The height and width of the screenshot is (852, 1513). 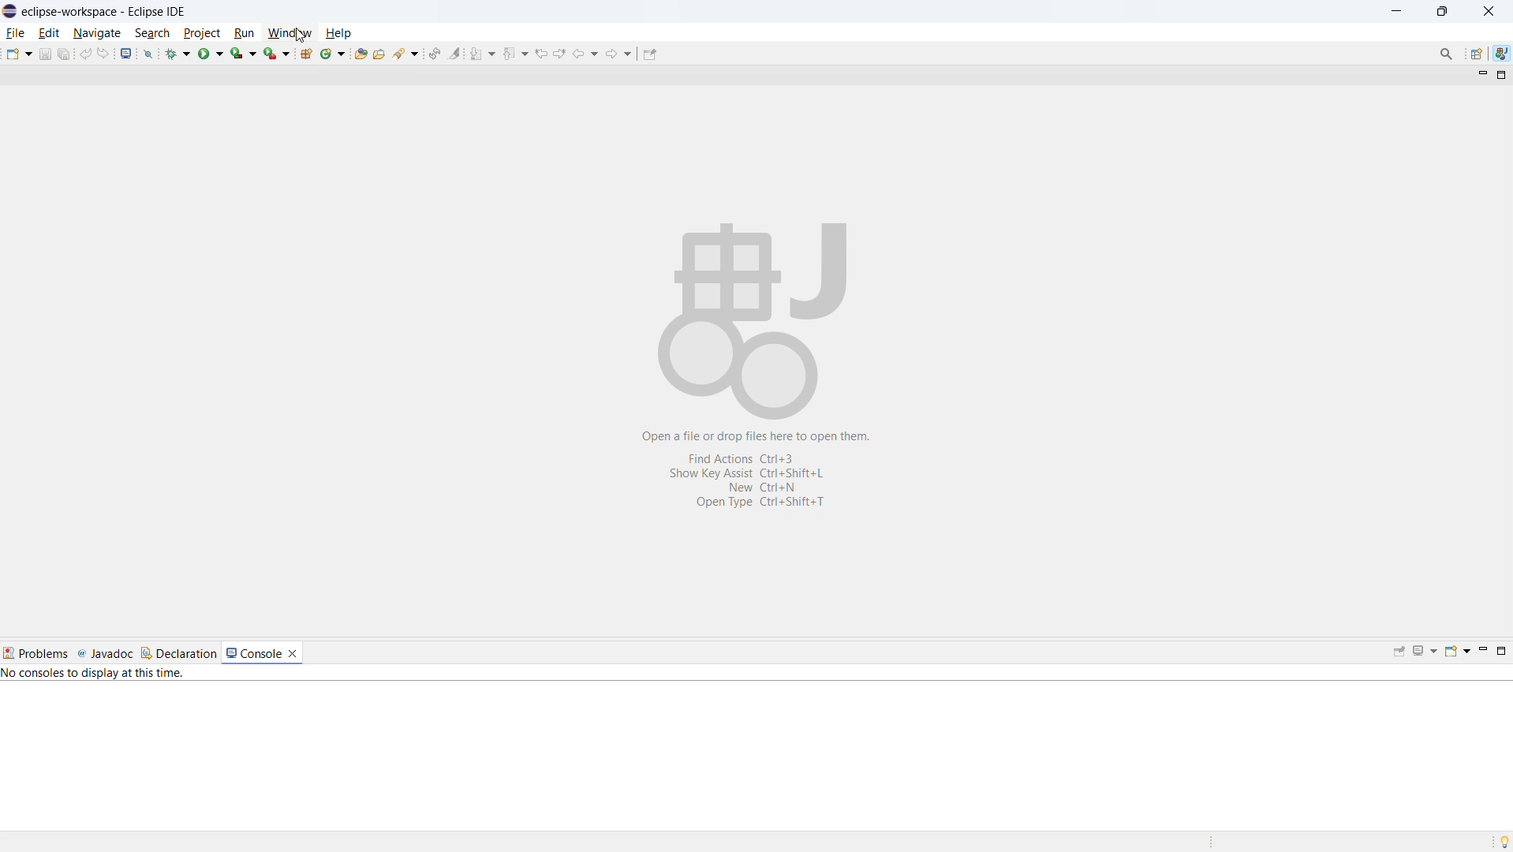 What do you see at coordinates (65, 54) in the screenshot?
I see `save all` at bounding box center [65, 54].